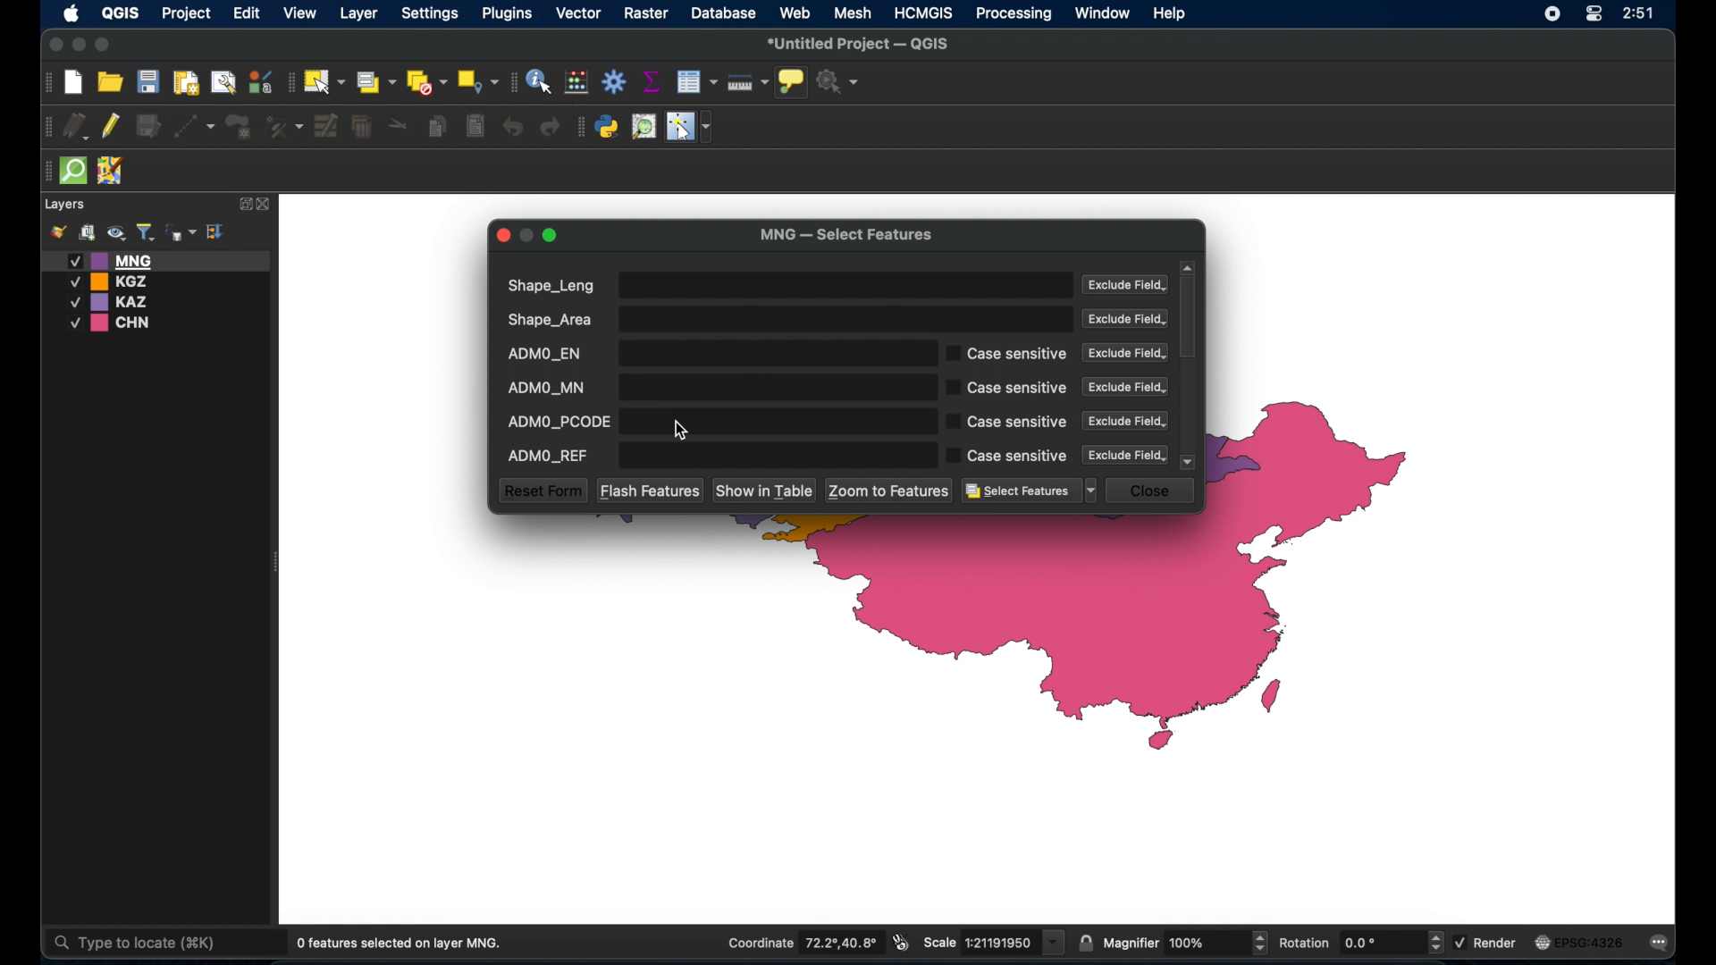 The height and width of the screenshot is (965, 1716). Describe the element at coordinates (260, 80) in the screenshot. I see `style manager` at that location.